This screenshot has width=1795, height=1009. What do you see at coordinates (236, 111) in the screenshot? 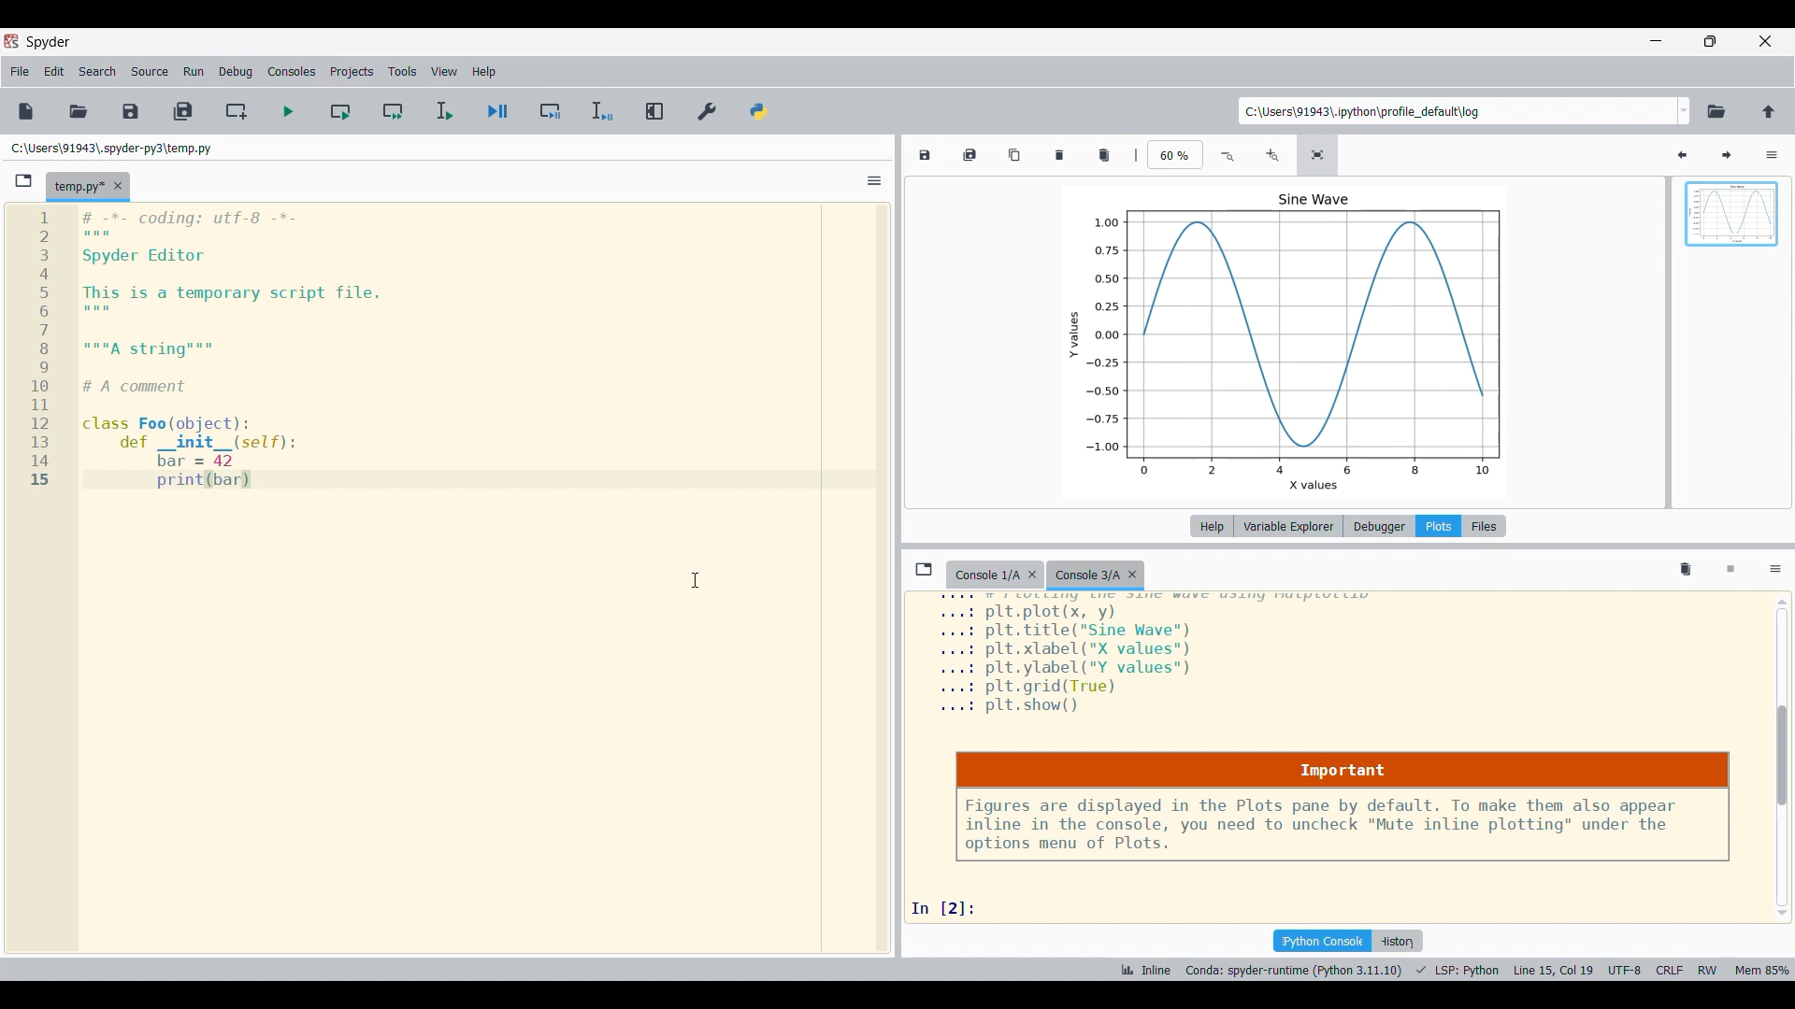
I see `Create new cell at current line` at bounding box center [236, 111].